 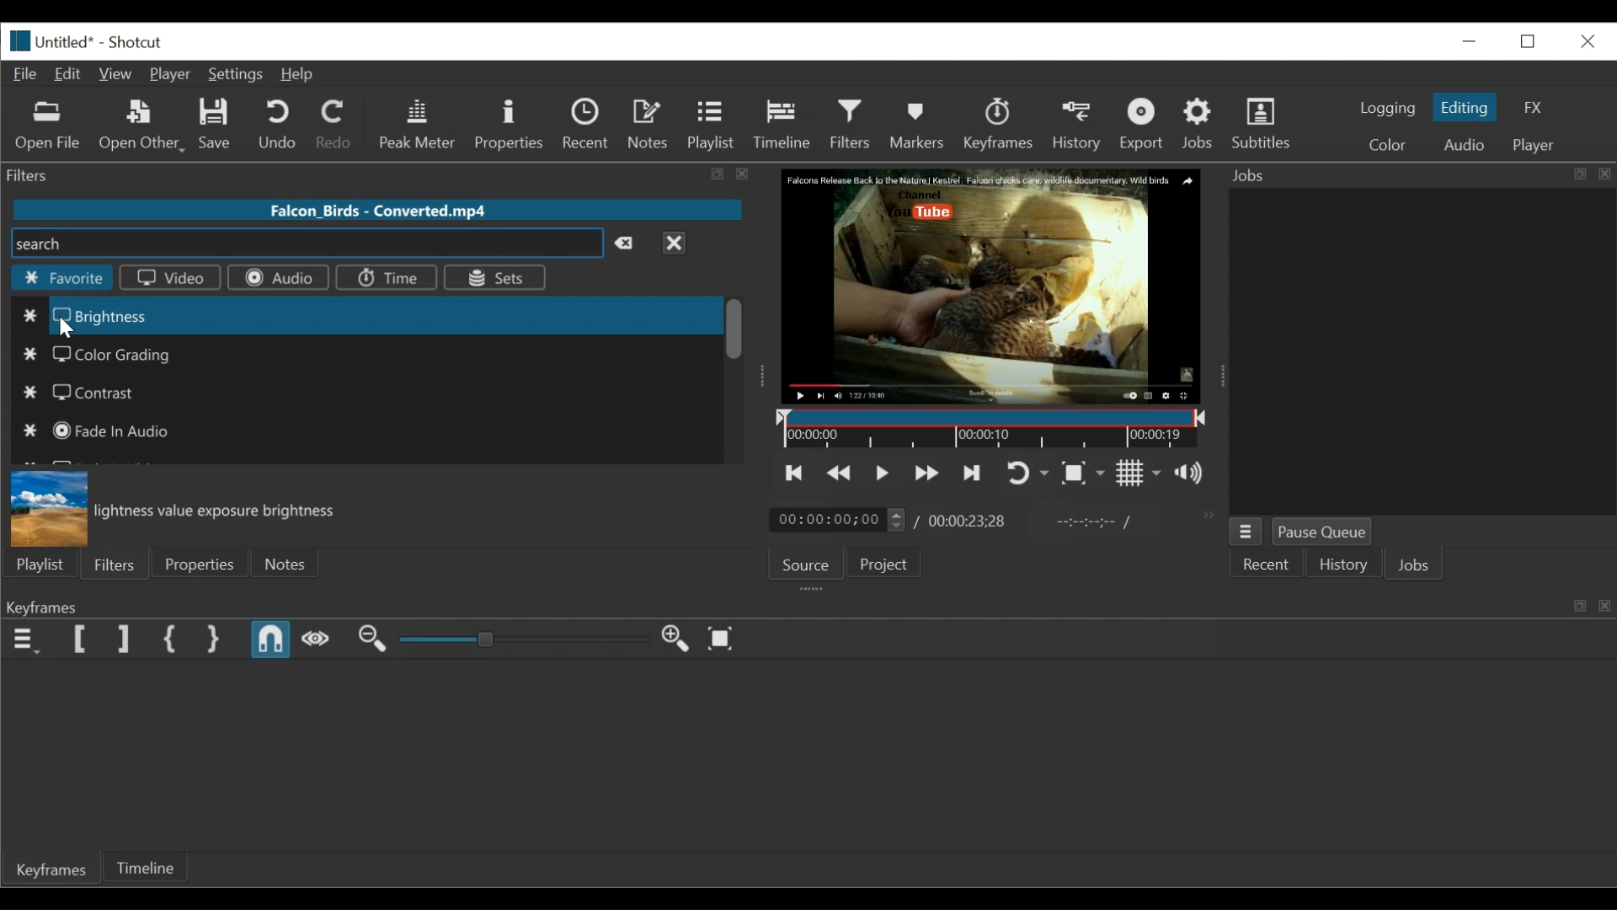 I want to click on Show the volume control, so click(x=1193, y=474).